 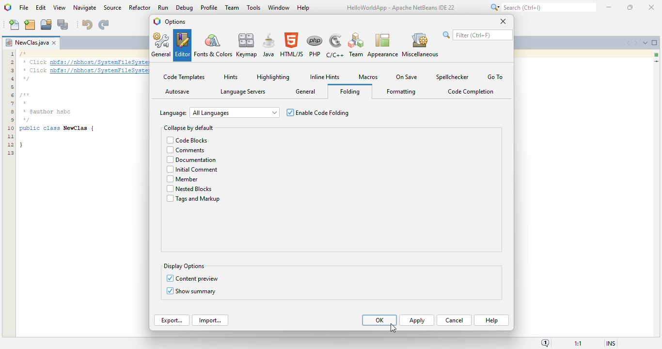 I want to click on Cursor, so click(x=392, y=326).